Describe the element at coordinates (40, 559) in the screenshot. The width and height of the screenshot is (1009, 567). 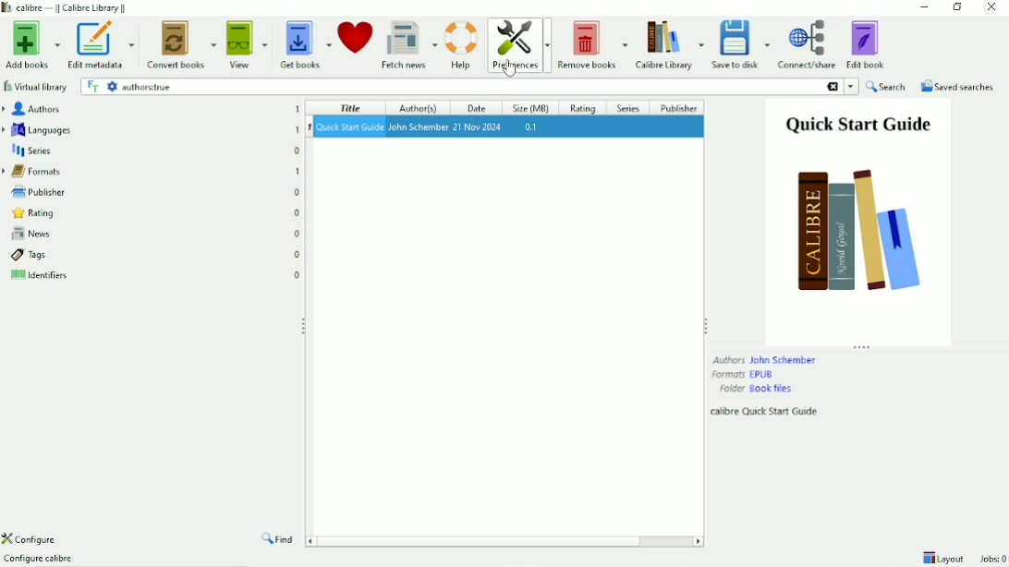
I see `Configure calibre` at that location.